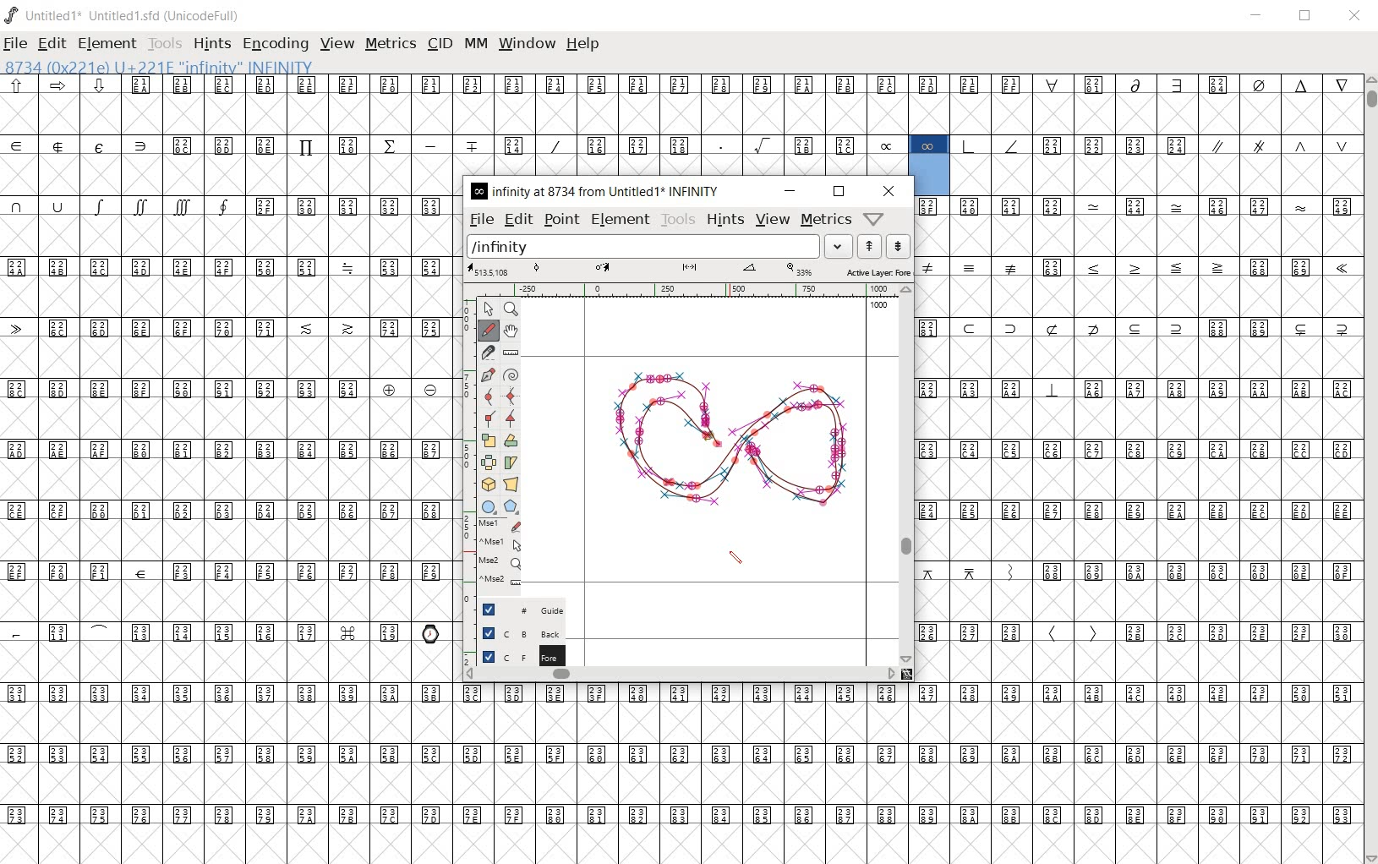 The image size is (1378, 864). I want to click on guide, so click(513, 611).